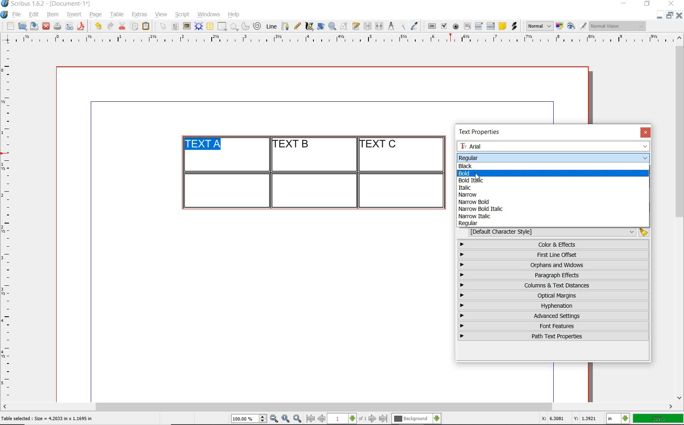 Image resolution: width=684 pixels, height=425 pixels. Describe the element at coordinates (33, 26) in the screenshot. I see `save` at that location.